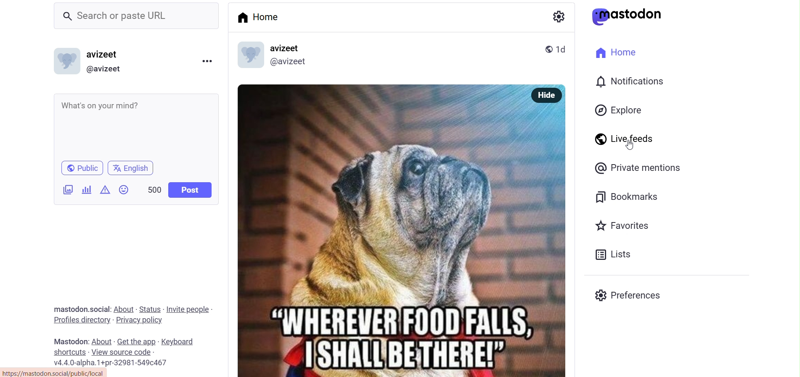 This screenshot has width=800, height=377. Describe the element at coordinates (83, 168) in the screenshot. I see `public` at that location.